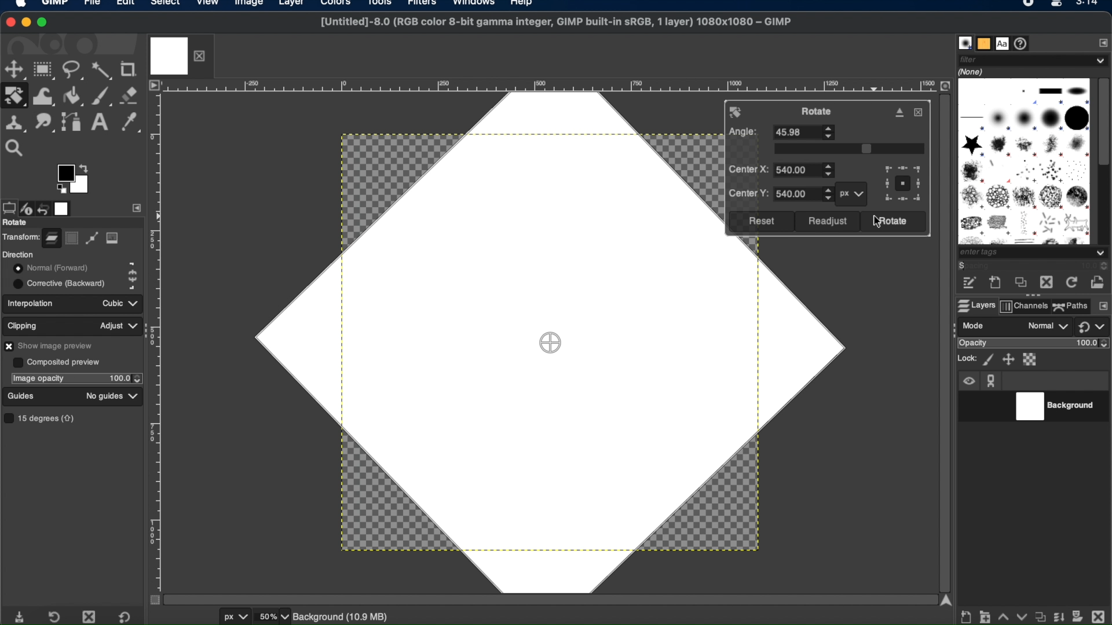  I want to click on none, so click(973, 71).